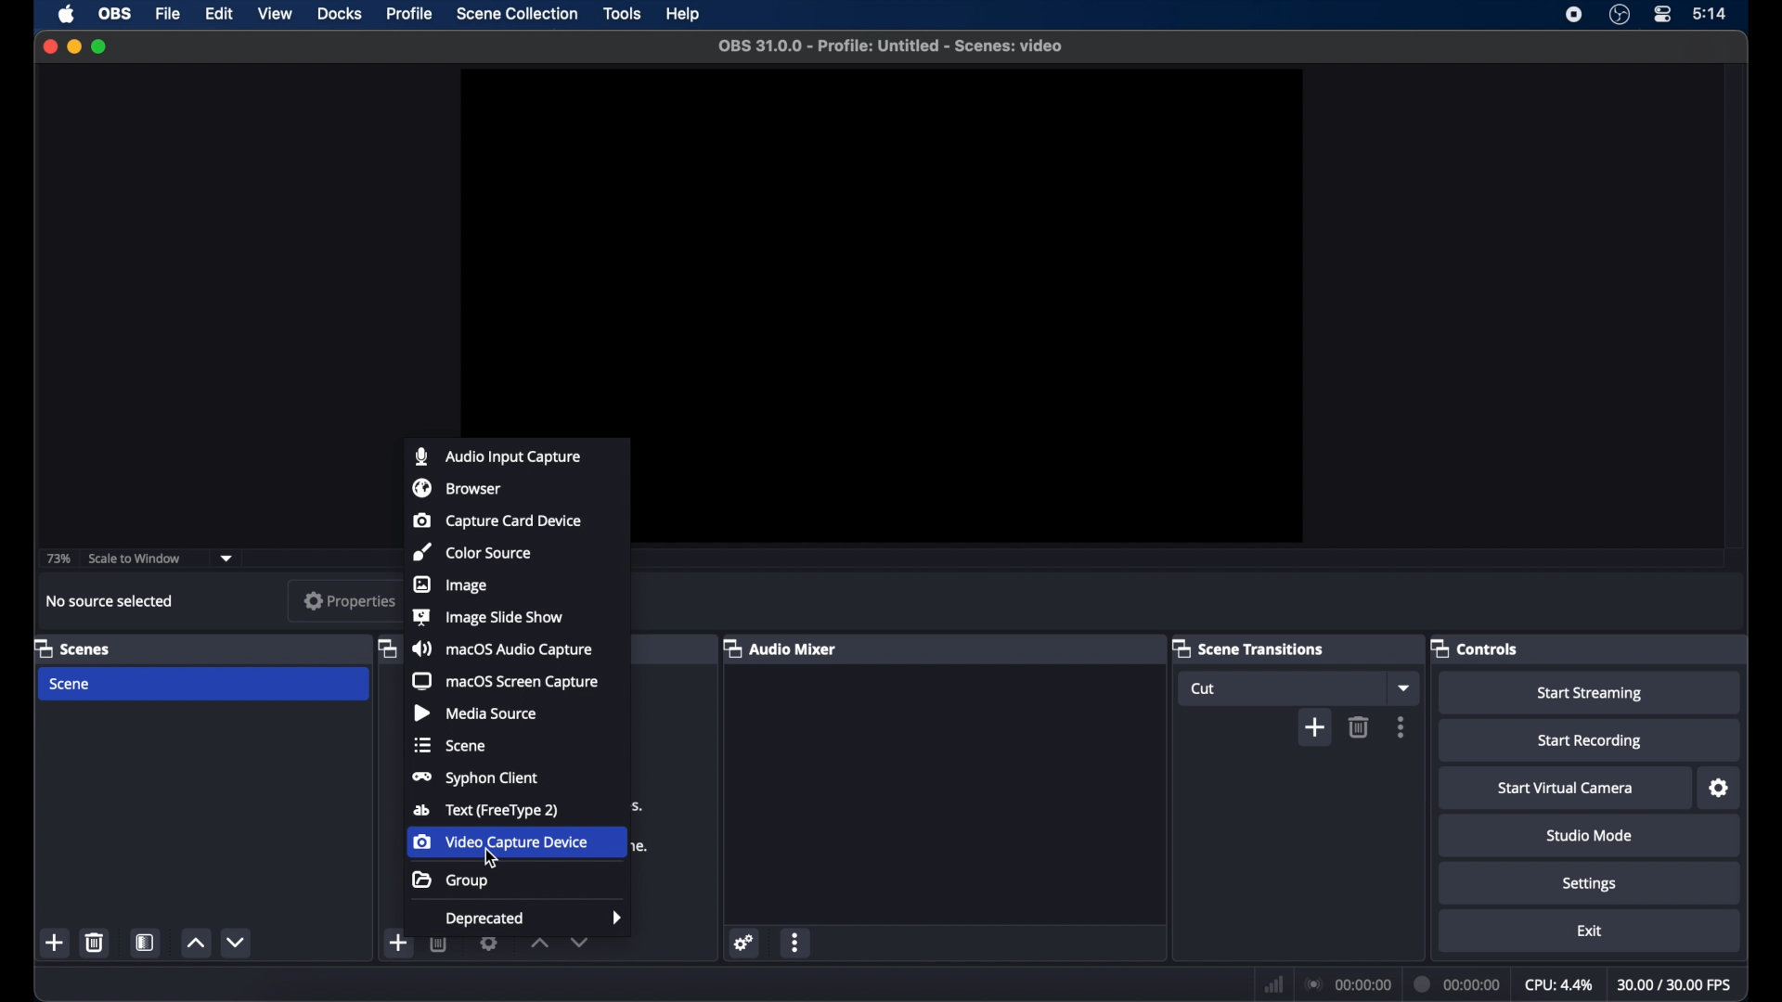 The width and height of the screenshot is (1782, 1002). What do you see at coordinates (440, 947) in the screenshot?
I see `delete` at bounding box center [440, 947].